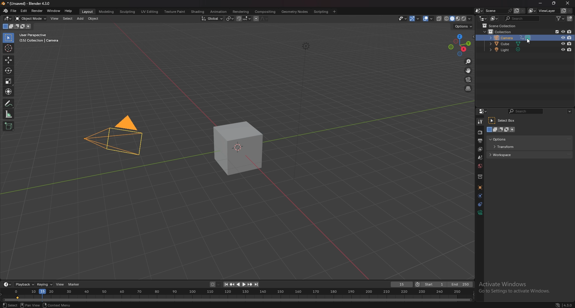 The image size is (575, 308). What do you see at coordinates (458, 19) in the screenshot?
I see `viewport shading` at bounding box center [458, 19].